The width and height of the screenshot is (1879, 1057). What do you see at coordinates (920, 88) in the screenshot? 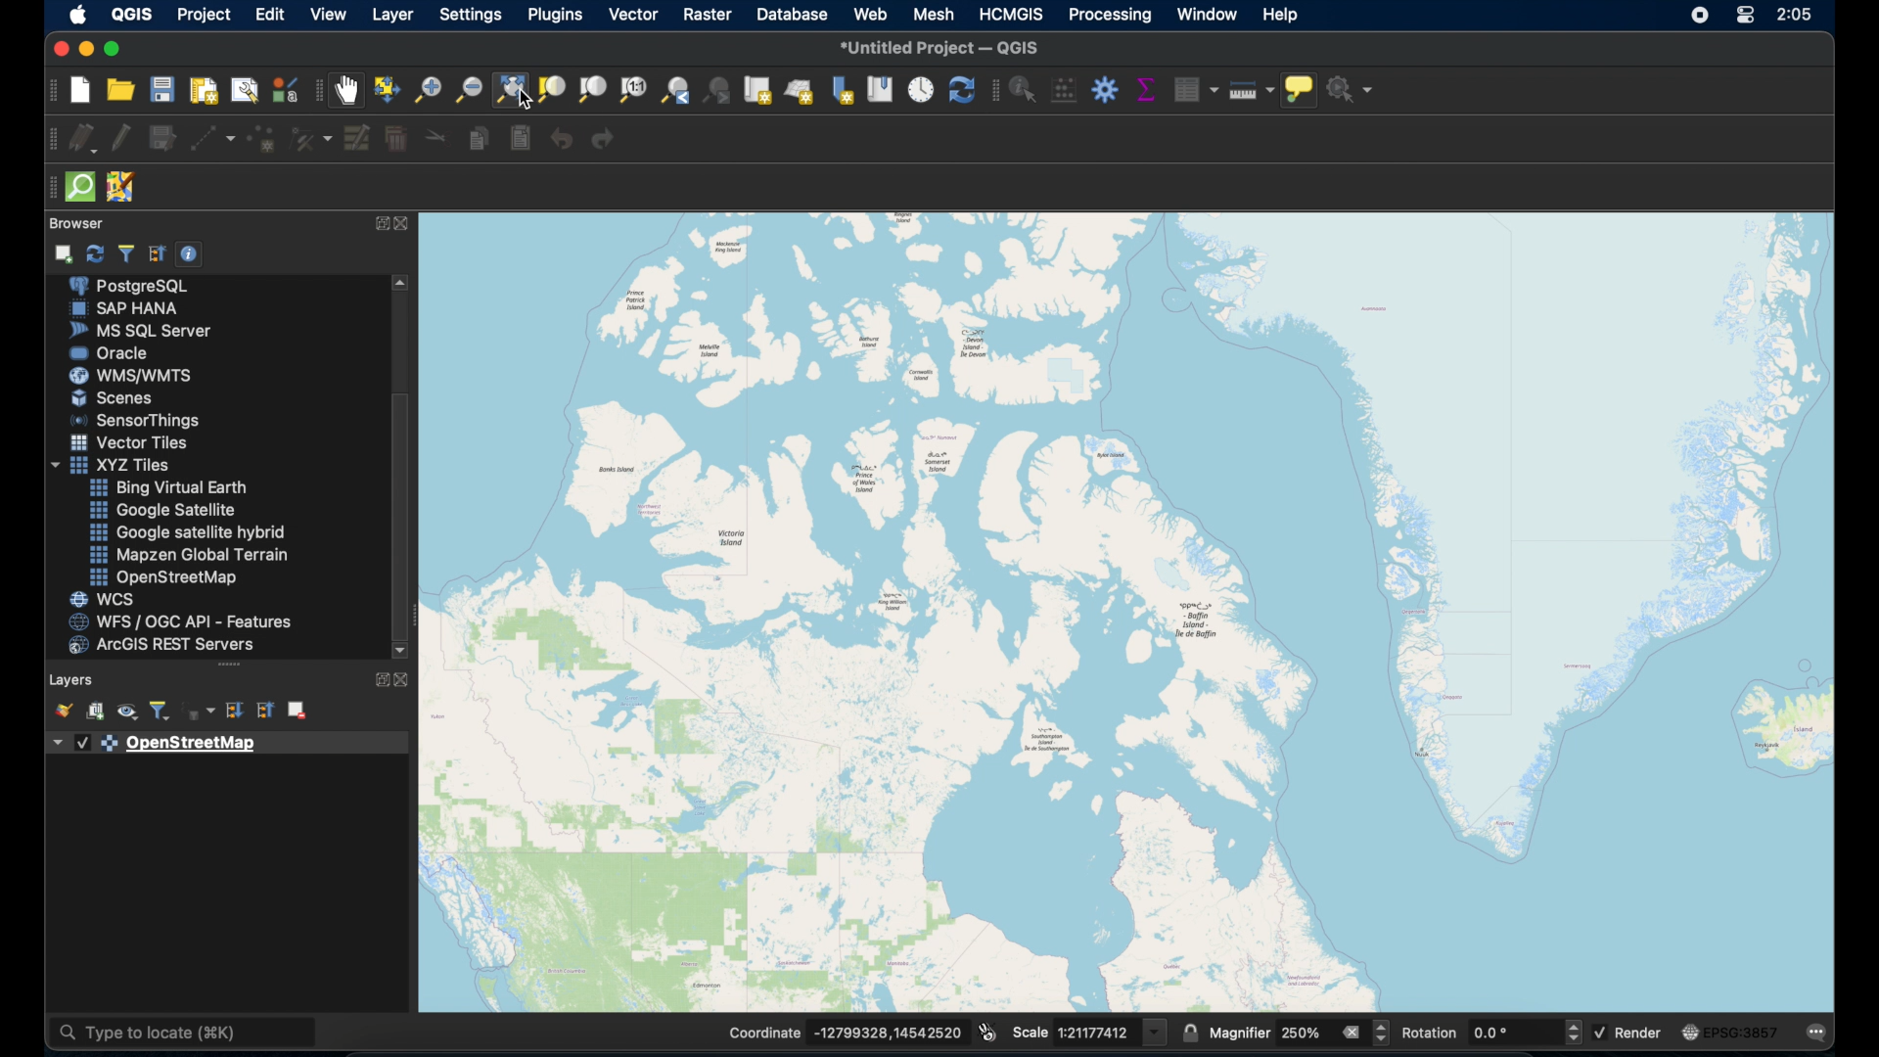
I see `temporal controller panel` at bounding box center [920, 88].